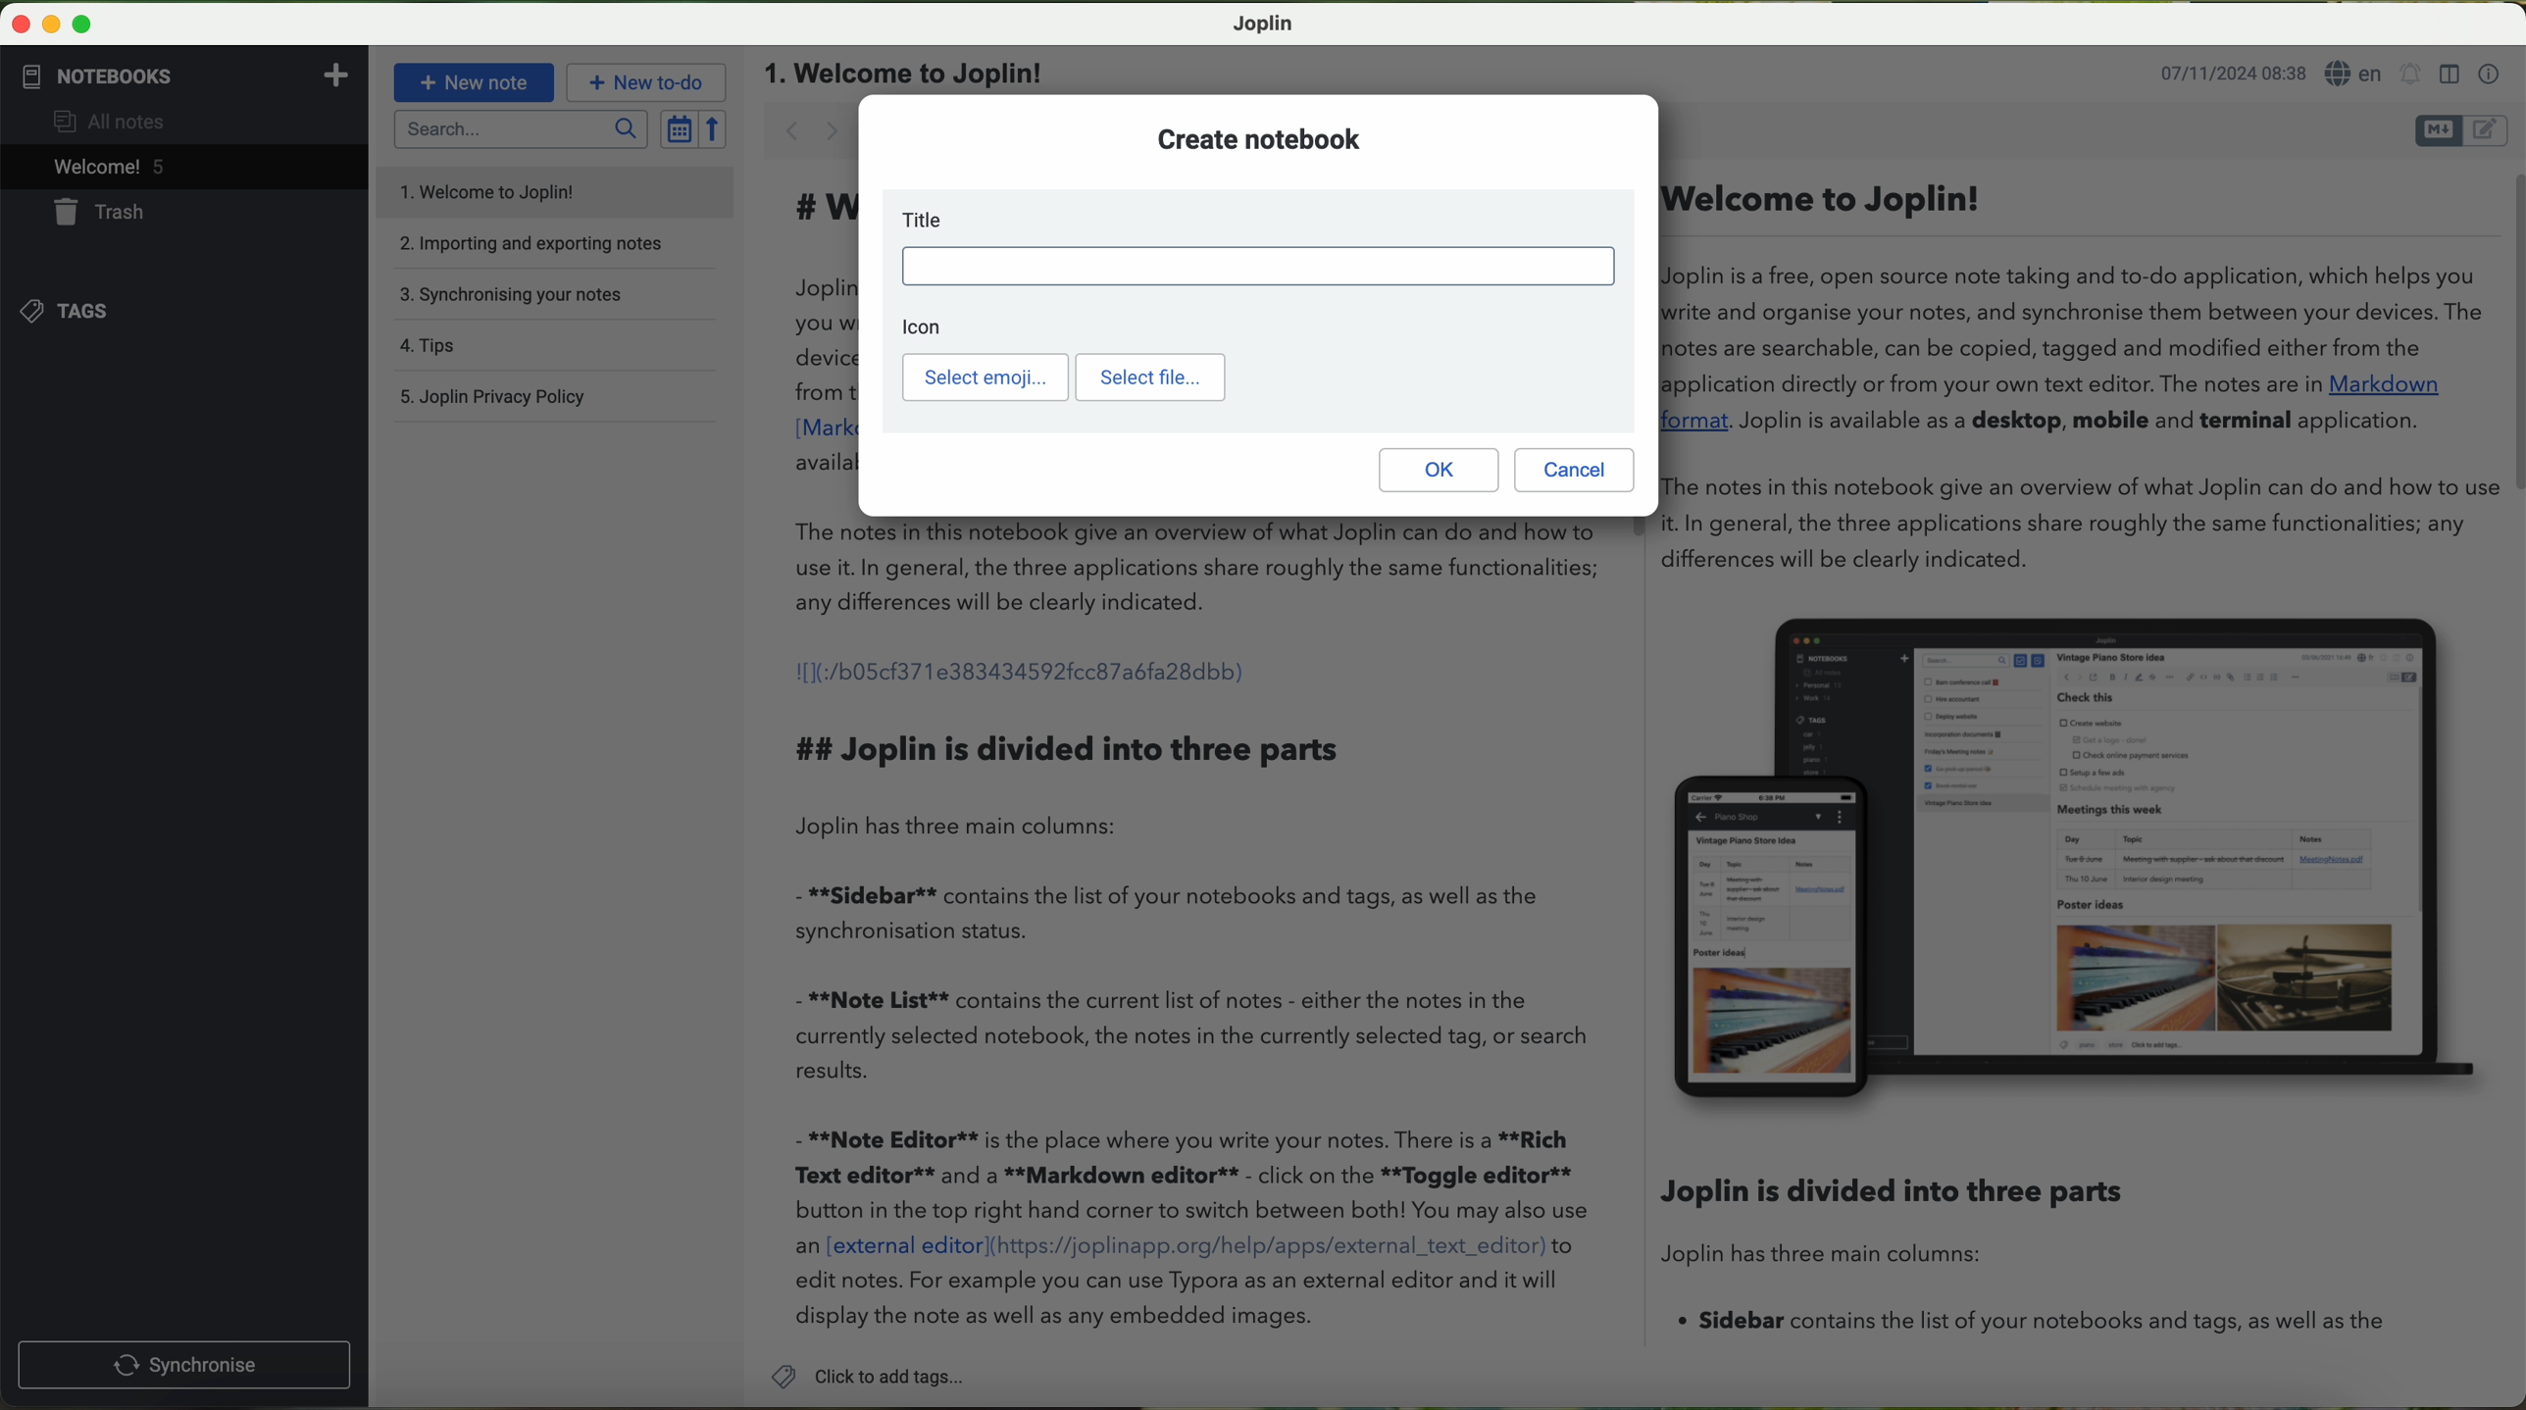 The height and width of the screenshot is (1410, 2526). I want to click on add tags, so click(867, 1379).